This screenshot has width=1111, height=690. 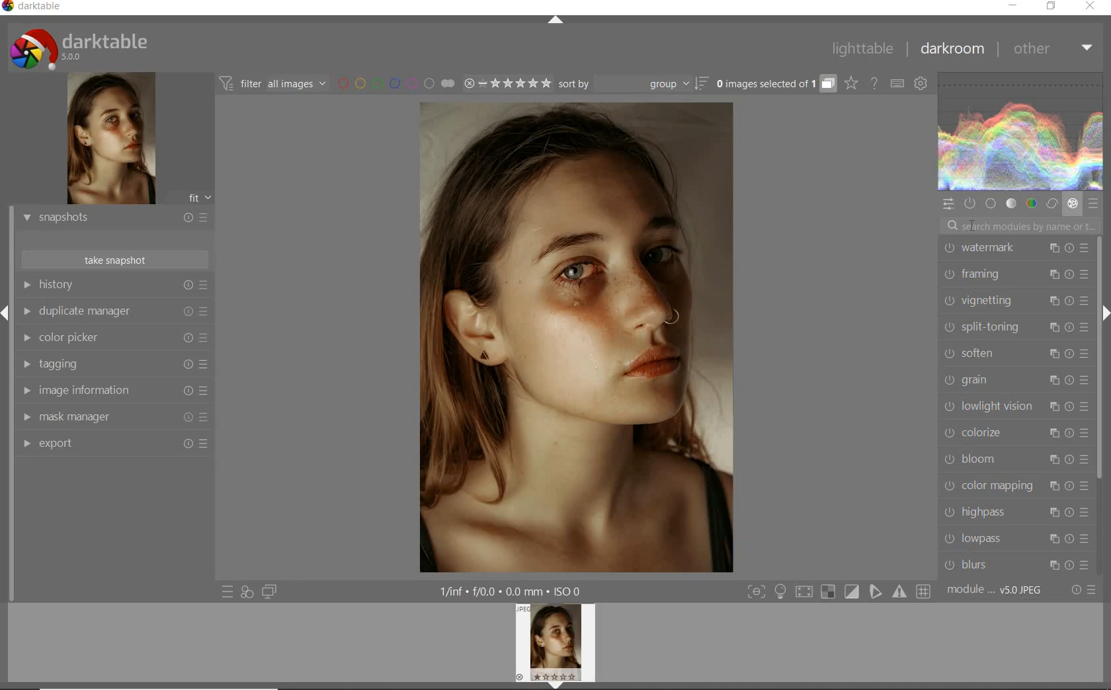 What do you see at coordinates (555, 22) in the screenshot?
I see `expand/collapse` at bounding box center [555, 22].